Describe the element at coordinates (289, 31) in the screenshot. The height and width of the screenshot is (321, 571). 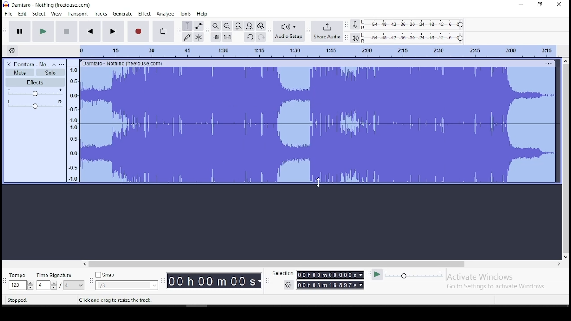
I see `audio setup` at that location.